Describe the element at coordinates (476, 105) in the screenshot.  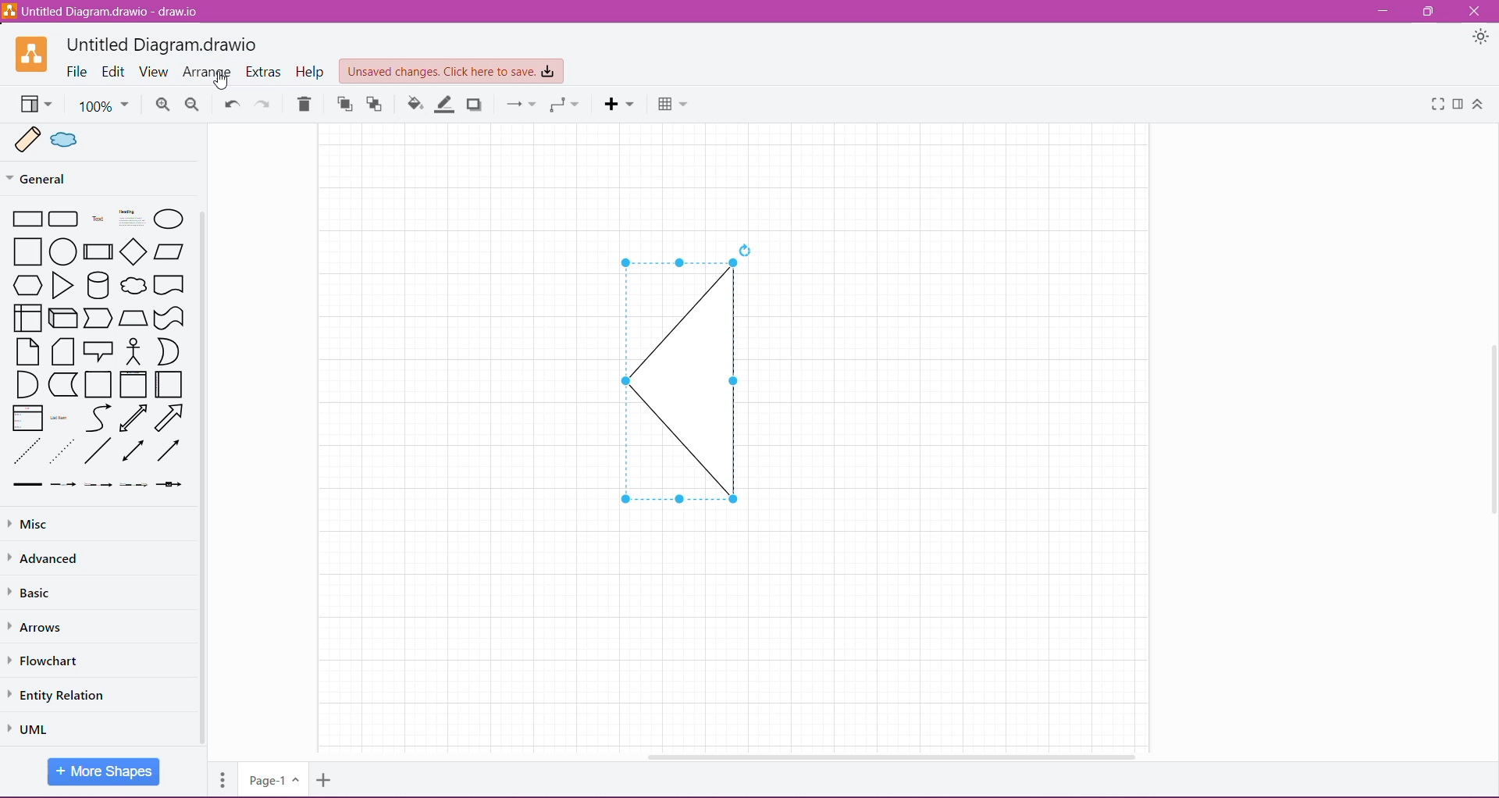
I see `Shadow` at that location.